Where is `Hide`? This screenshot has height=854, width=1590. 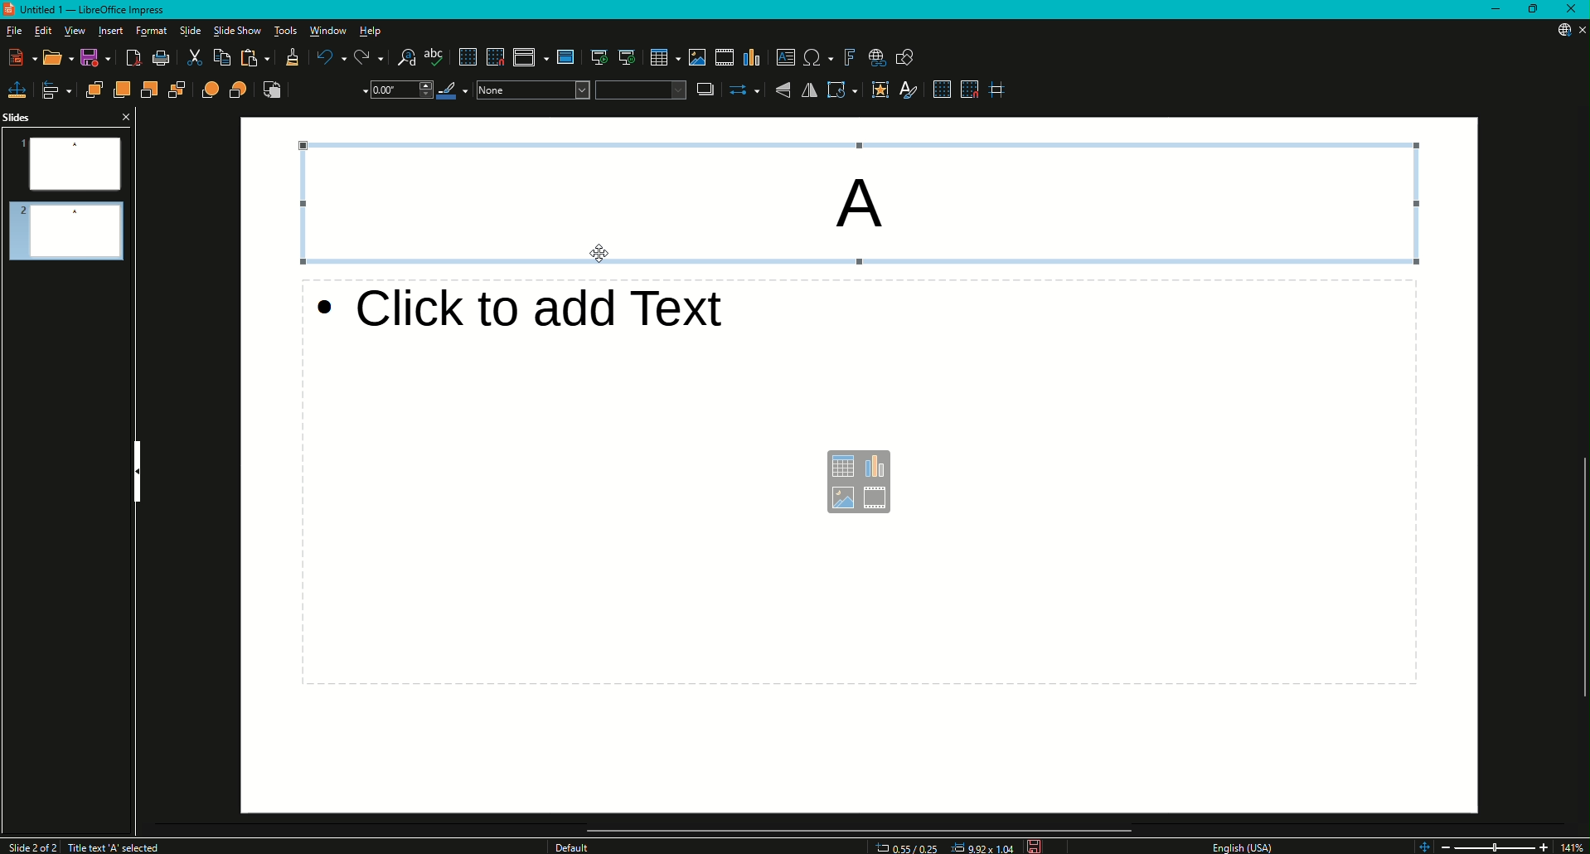
Hide is located at coordinates (139, 465).